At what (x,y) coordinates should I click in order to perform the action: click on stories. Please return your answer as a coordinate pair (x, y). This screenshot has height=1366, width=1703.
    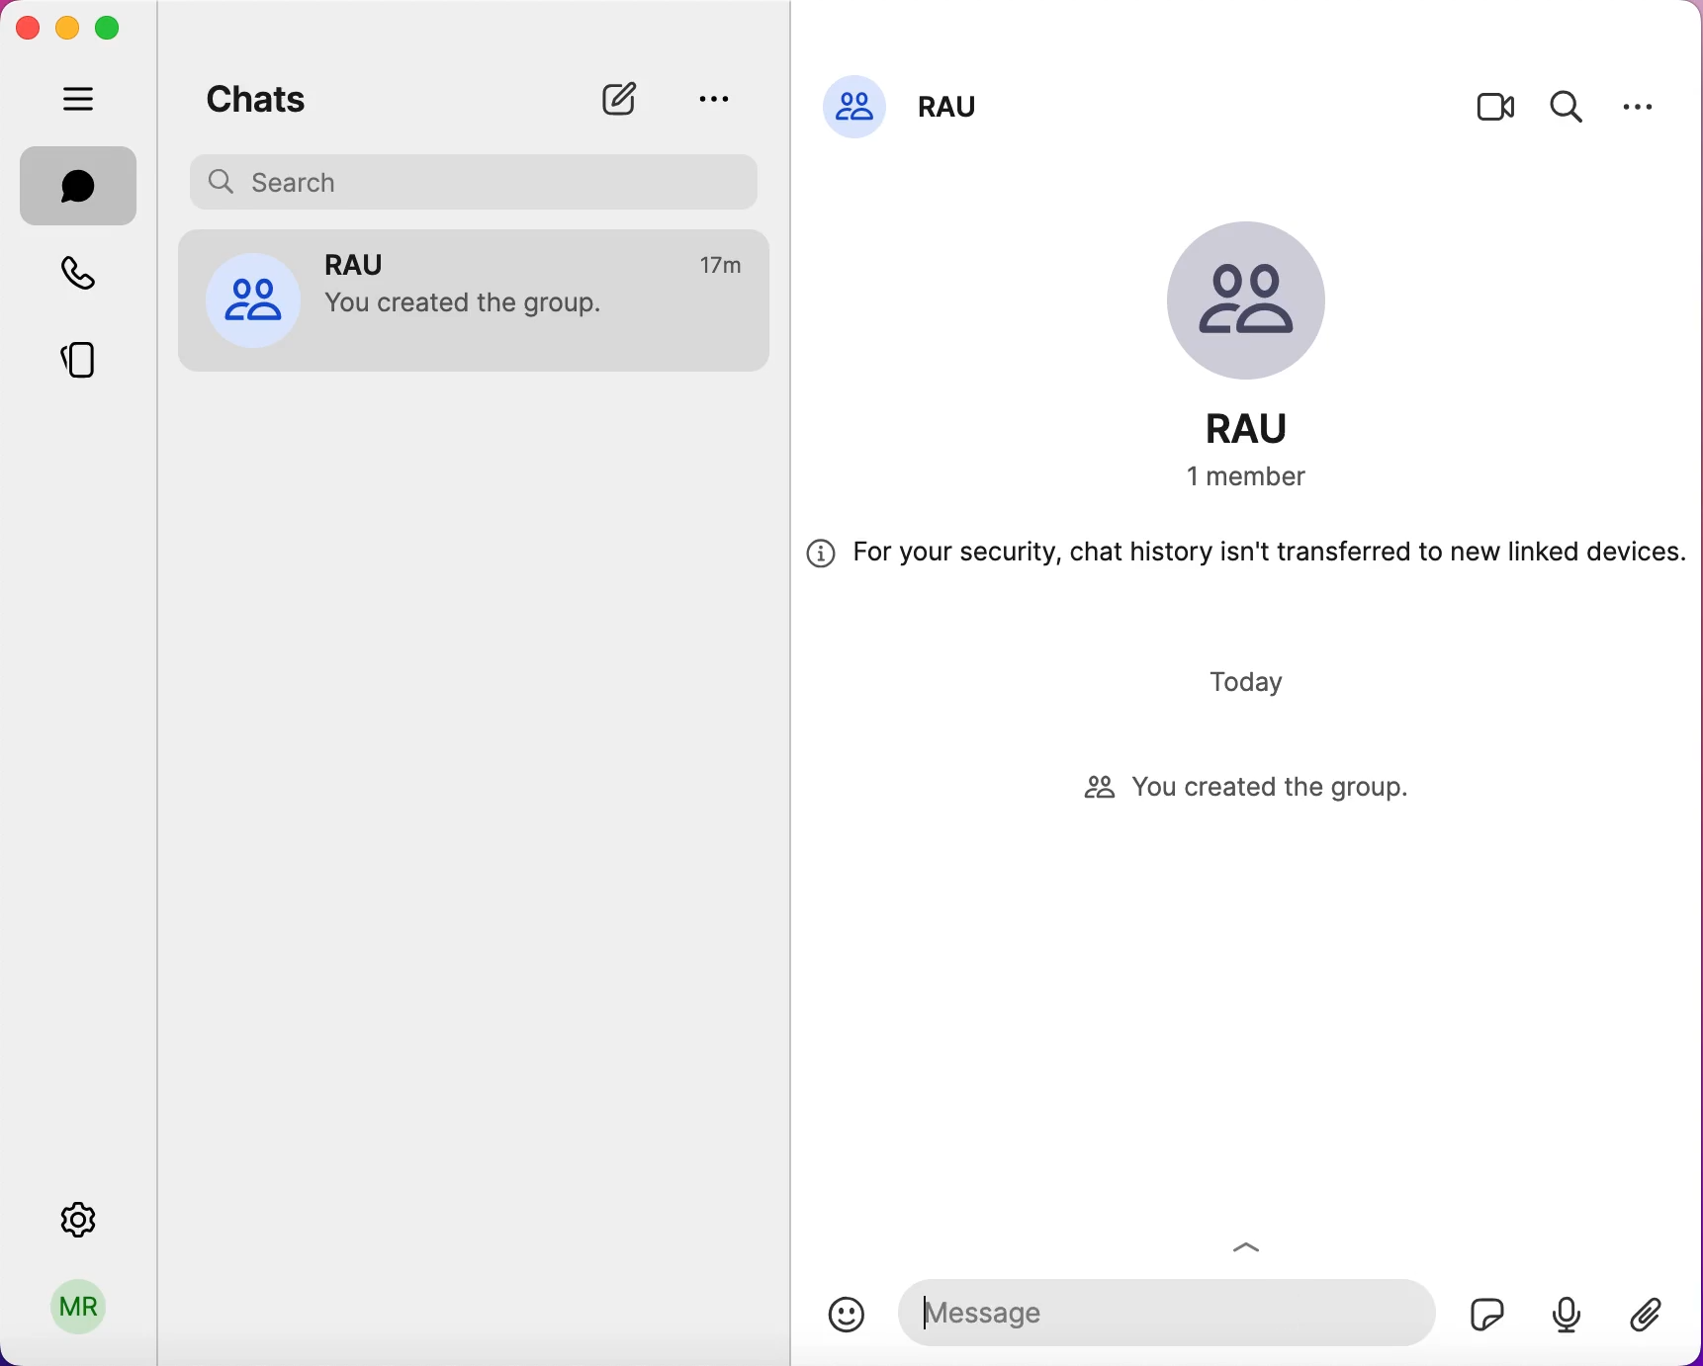
    Looking at the image, I should click on (94, 353).